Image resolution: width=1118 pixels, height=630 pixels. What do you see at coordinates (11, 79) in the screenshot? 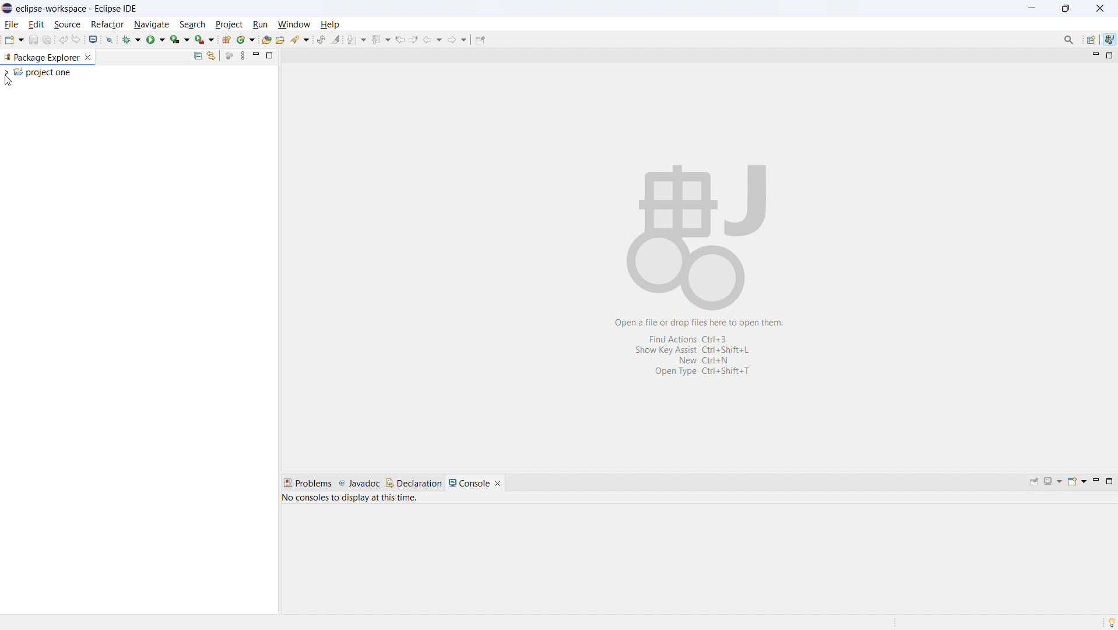
I see `Cursor` at bounding box center [11, 79].